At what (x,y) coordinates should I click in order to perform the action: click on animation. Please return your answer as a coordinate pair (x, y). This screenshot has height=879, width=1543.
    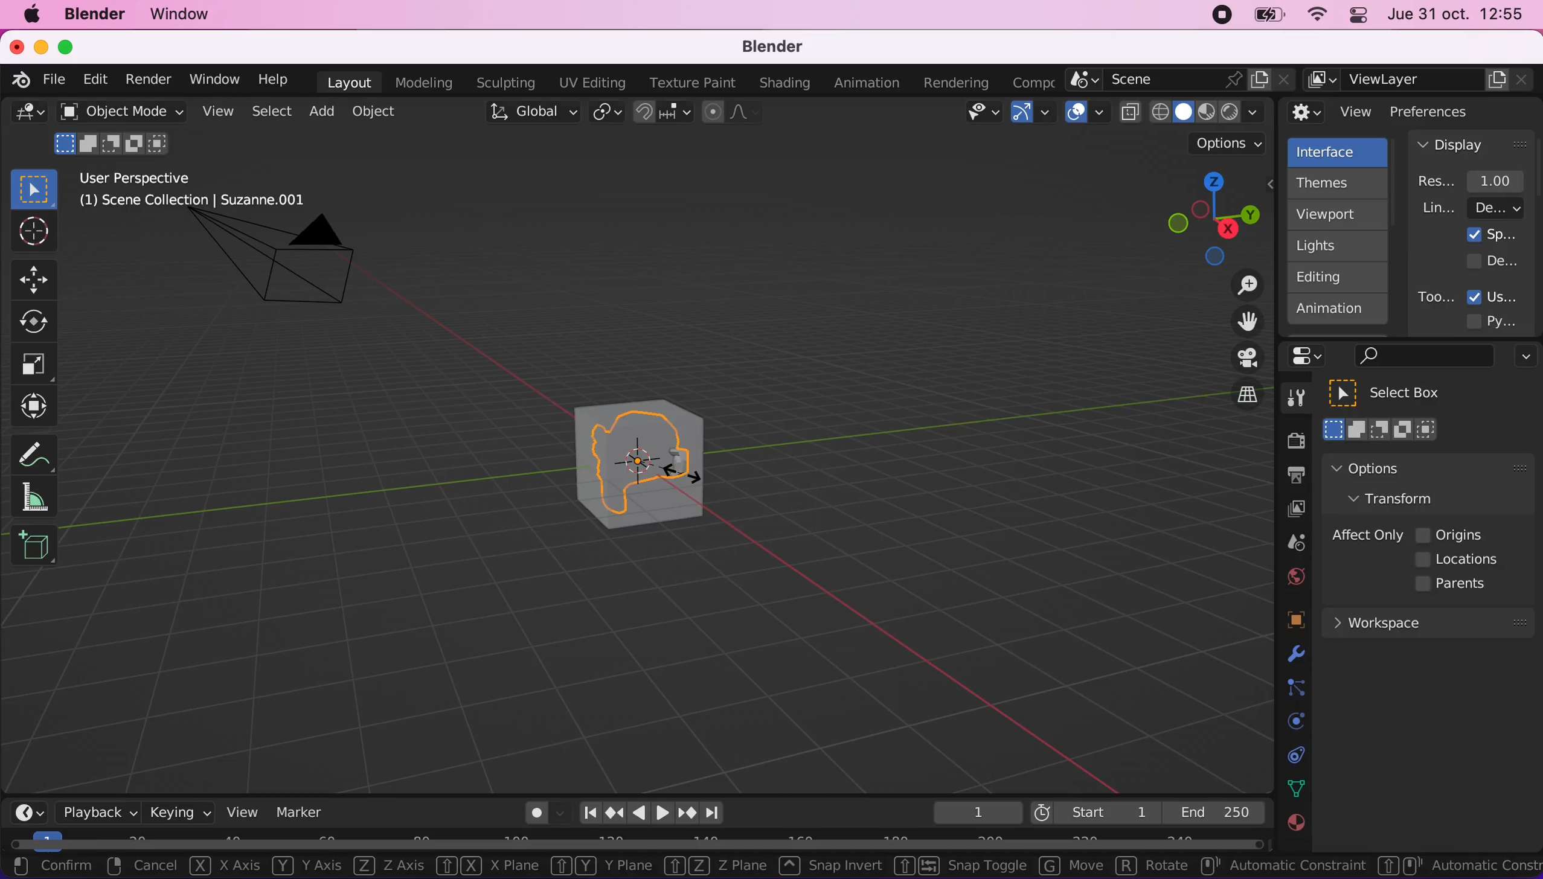
    Looking at the image, I should click on (870, 83).